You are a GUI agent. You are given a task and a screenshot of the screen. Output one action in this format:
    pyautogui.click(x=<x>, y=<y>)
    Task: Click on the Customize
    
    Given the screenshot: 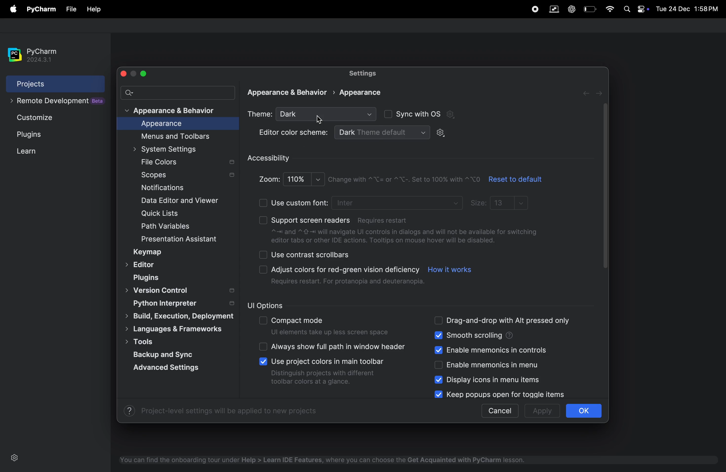 What is the action you would take?
    pyautogui.click(x=39, y=119)
    